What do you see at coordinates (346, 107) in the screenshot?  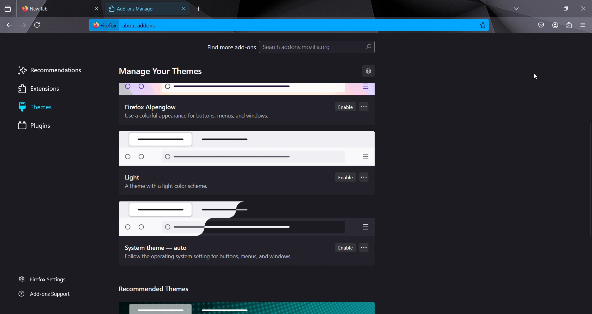 I see `enable` at bounding box center [346, 107].